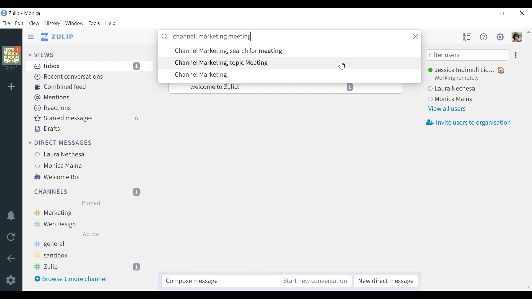  What do you see at coordinates (11, 280) in the screenshot?
I see `Settings` at bounding box center [11, 280].